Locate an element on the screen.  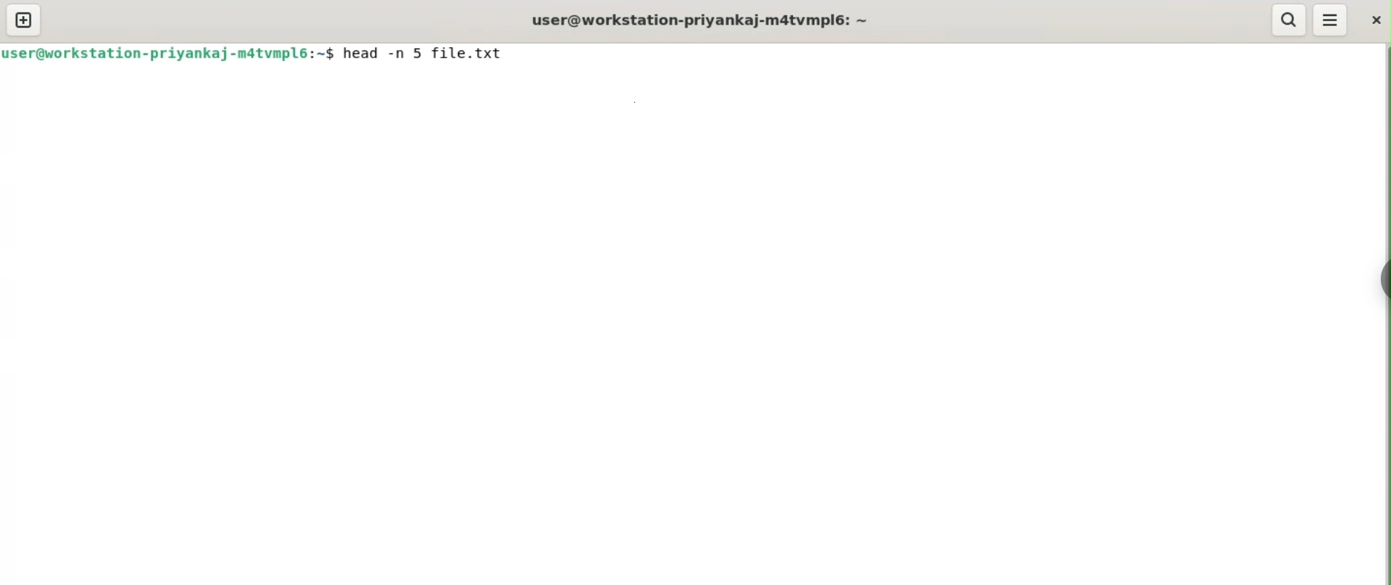
sidebar is located at coordinates (1384, 280).